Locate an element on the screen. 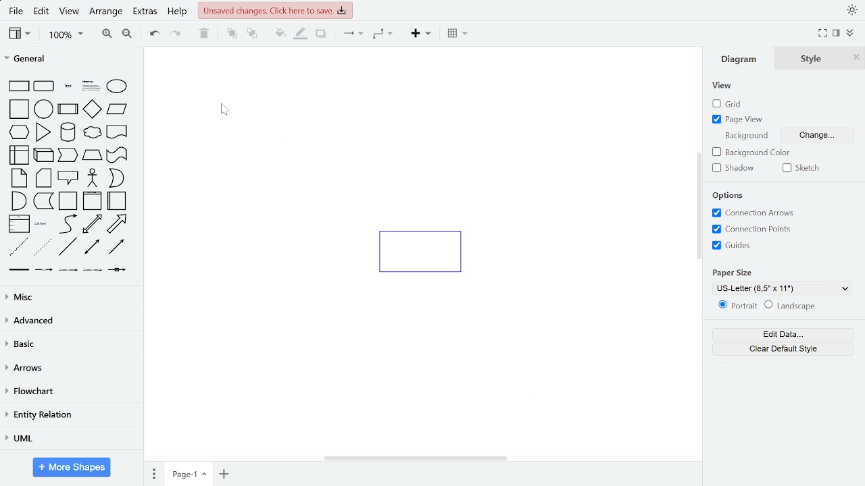 This screenshot has height=486, width=865. pages is located at coordinates (153, 473).